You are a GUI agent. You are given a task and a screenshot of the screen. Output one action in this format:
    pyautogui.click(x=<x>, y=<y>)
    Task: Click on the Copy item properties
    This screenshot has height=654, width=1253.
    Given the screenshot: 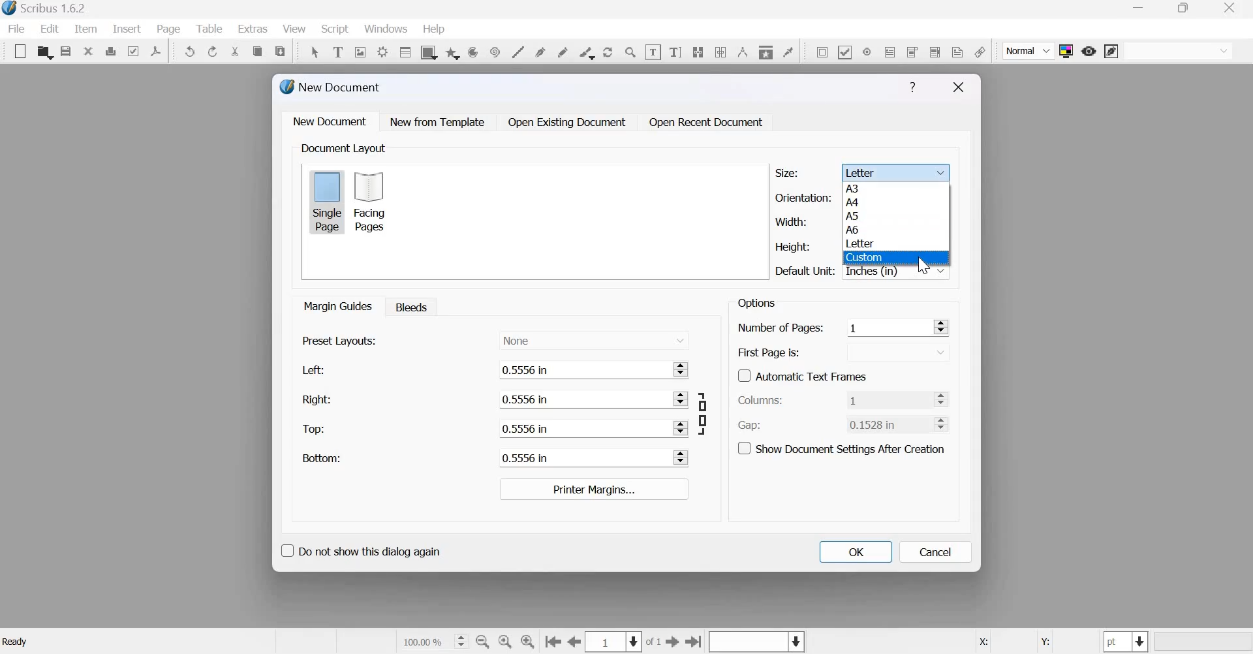 What is the action you would take?
    pyautogui.click(x=765, y=50)
    